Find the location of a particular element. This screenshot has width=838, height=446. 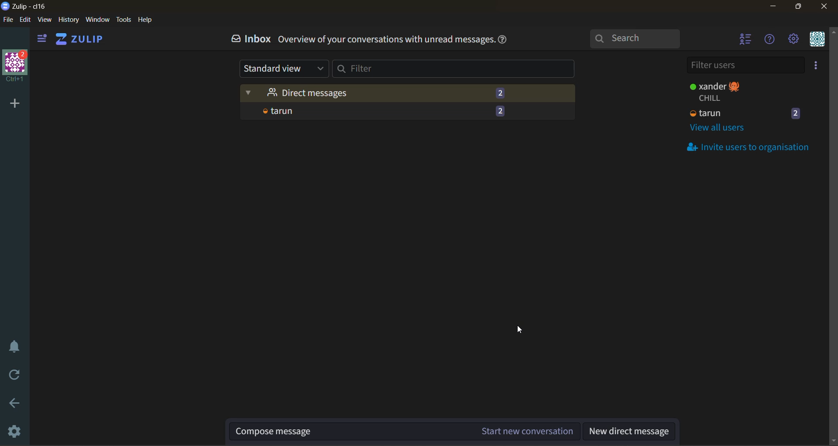

settings is located at coordinates (14, 432).